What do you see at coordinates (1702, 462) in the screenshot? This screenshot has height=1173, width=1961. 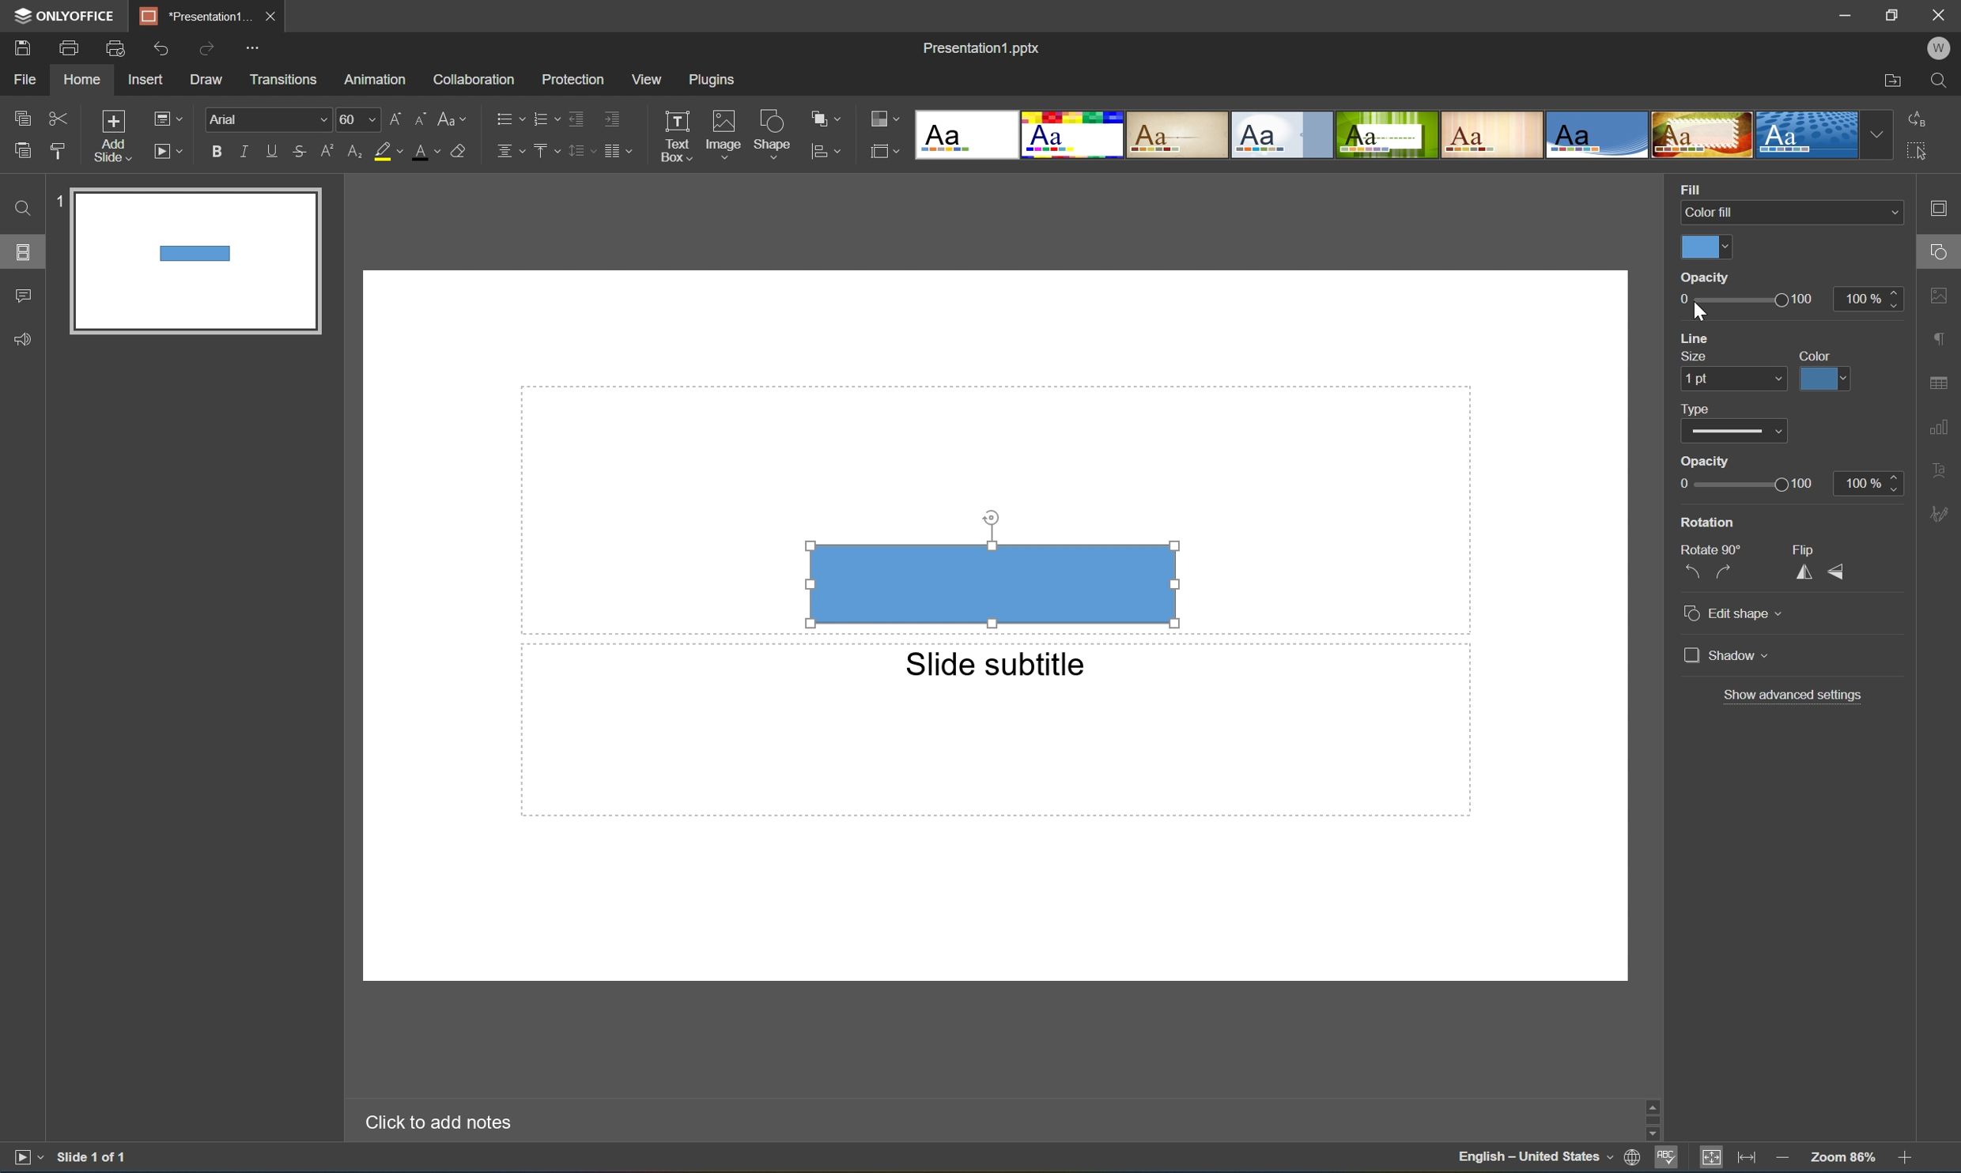 I see `Opacity` at bounding box center [1702, 462].